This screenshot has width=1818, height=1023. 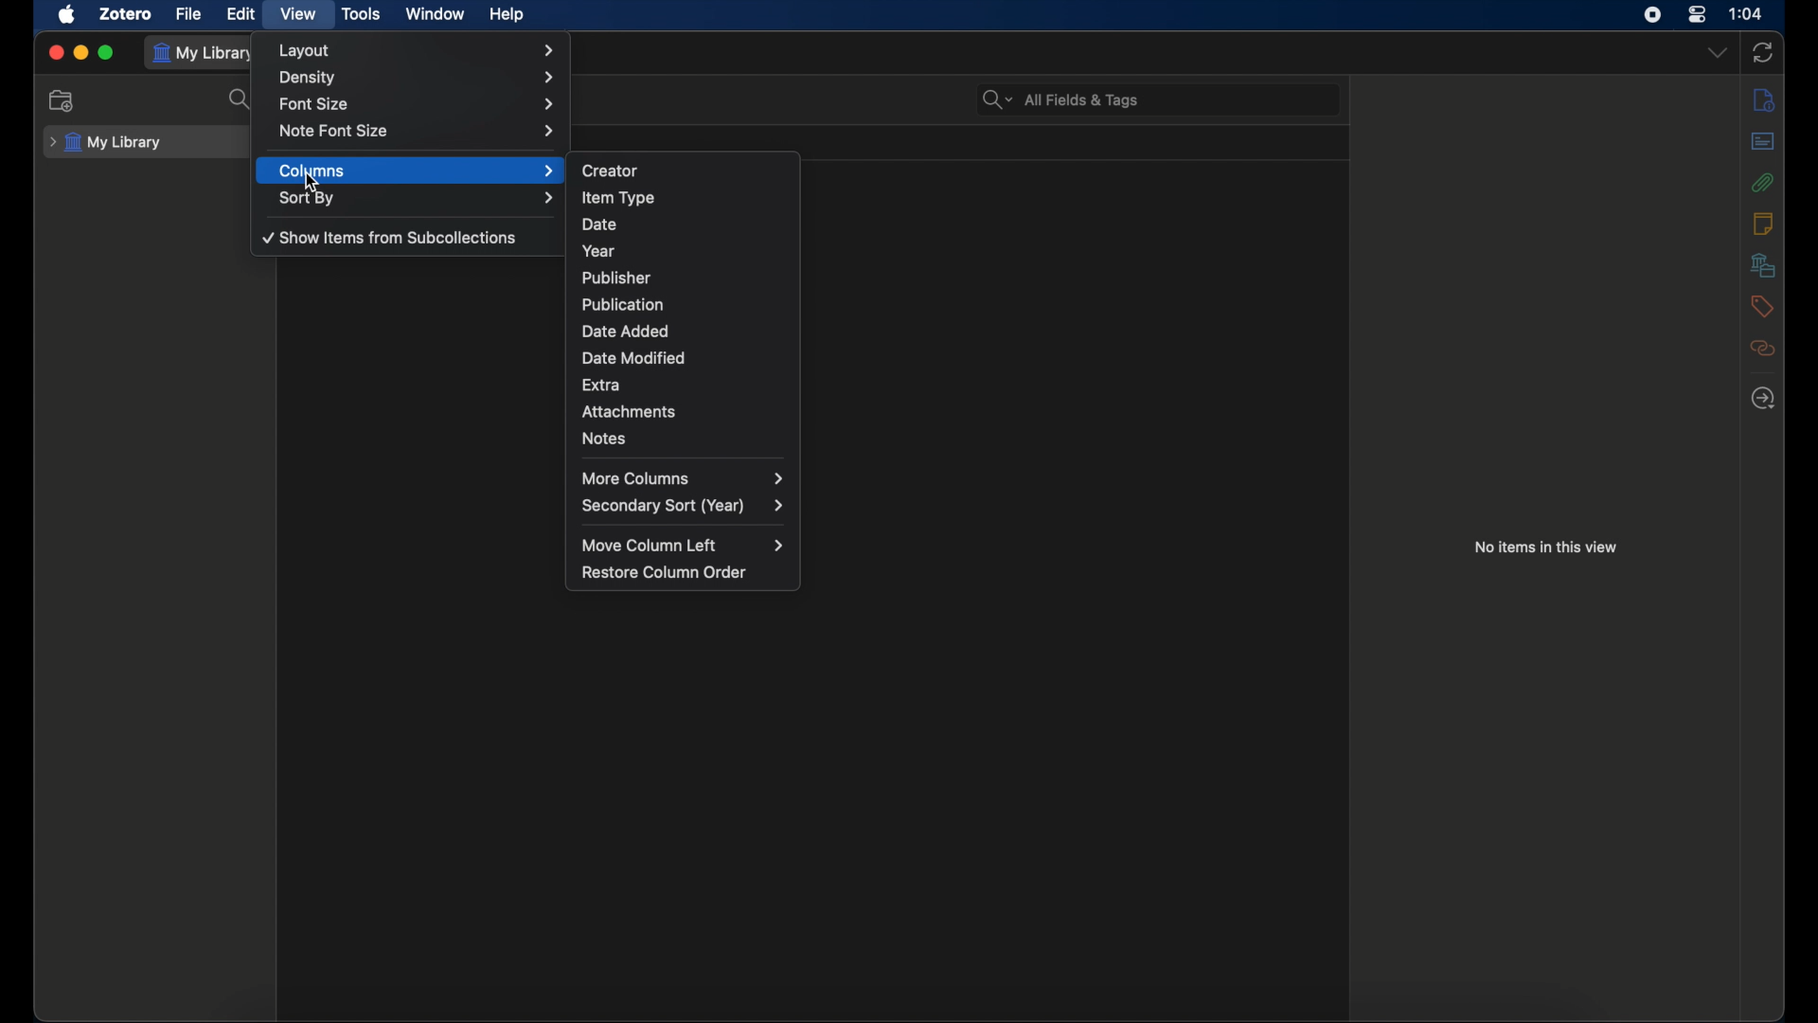 What do you see at coordinates (635, 358) in the screenshot?
I see `date modified` at bounding box center [635, 358].